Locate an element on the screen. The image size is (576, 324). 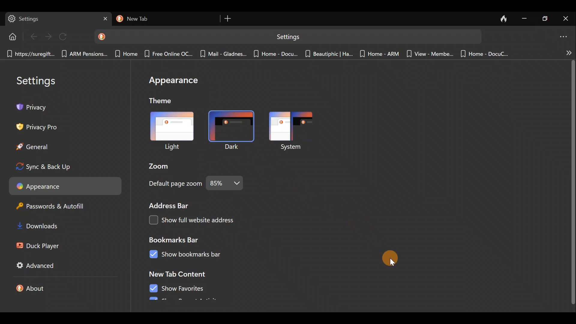
scroll bar is located at coordinates (572, 181).